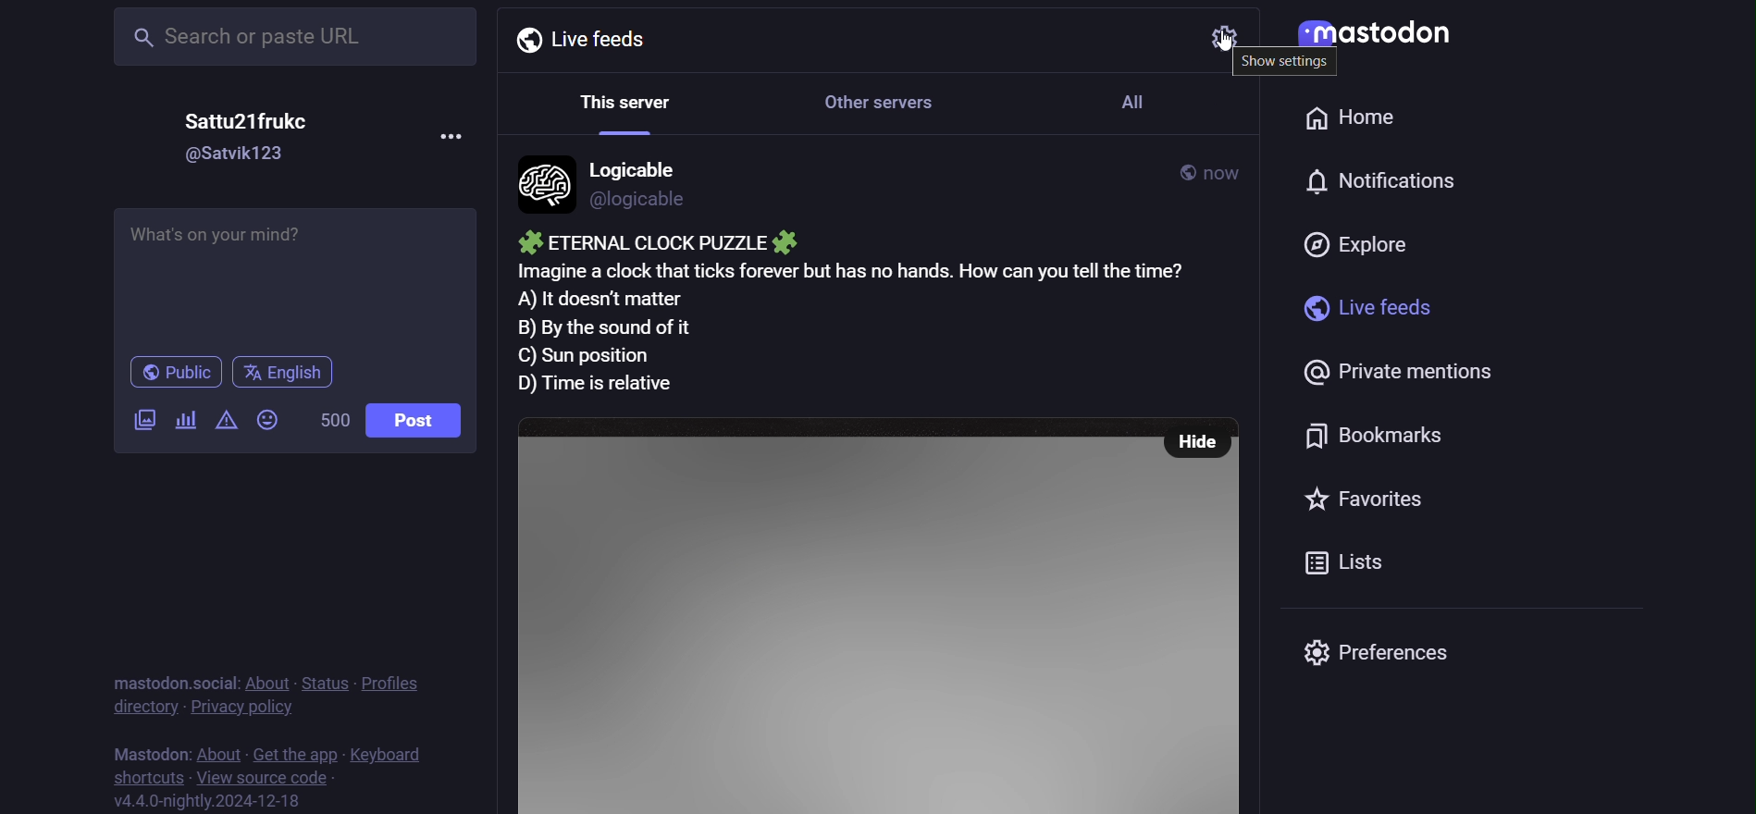  I want to click on get the app, so click(291, 752).